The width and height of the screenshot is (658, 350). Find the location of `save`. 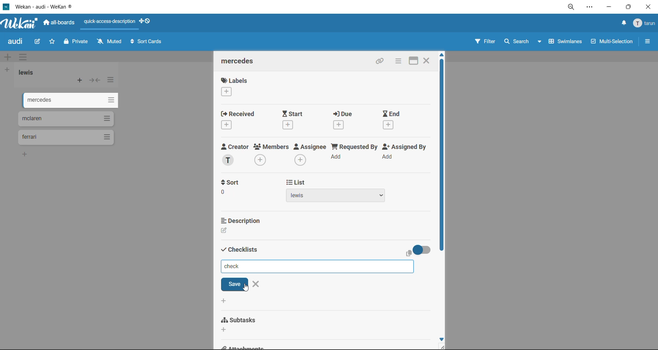

save is located at coordinates (234, 285).